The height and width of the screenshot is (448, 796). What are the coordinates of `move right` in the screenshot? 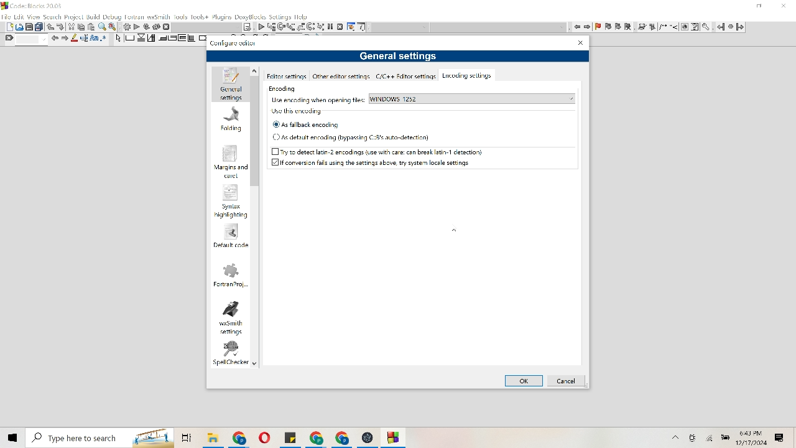 It's located at (588, 27).